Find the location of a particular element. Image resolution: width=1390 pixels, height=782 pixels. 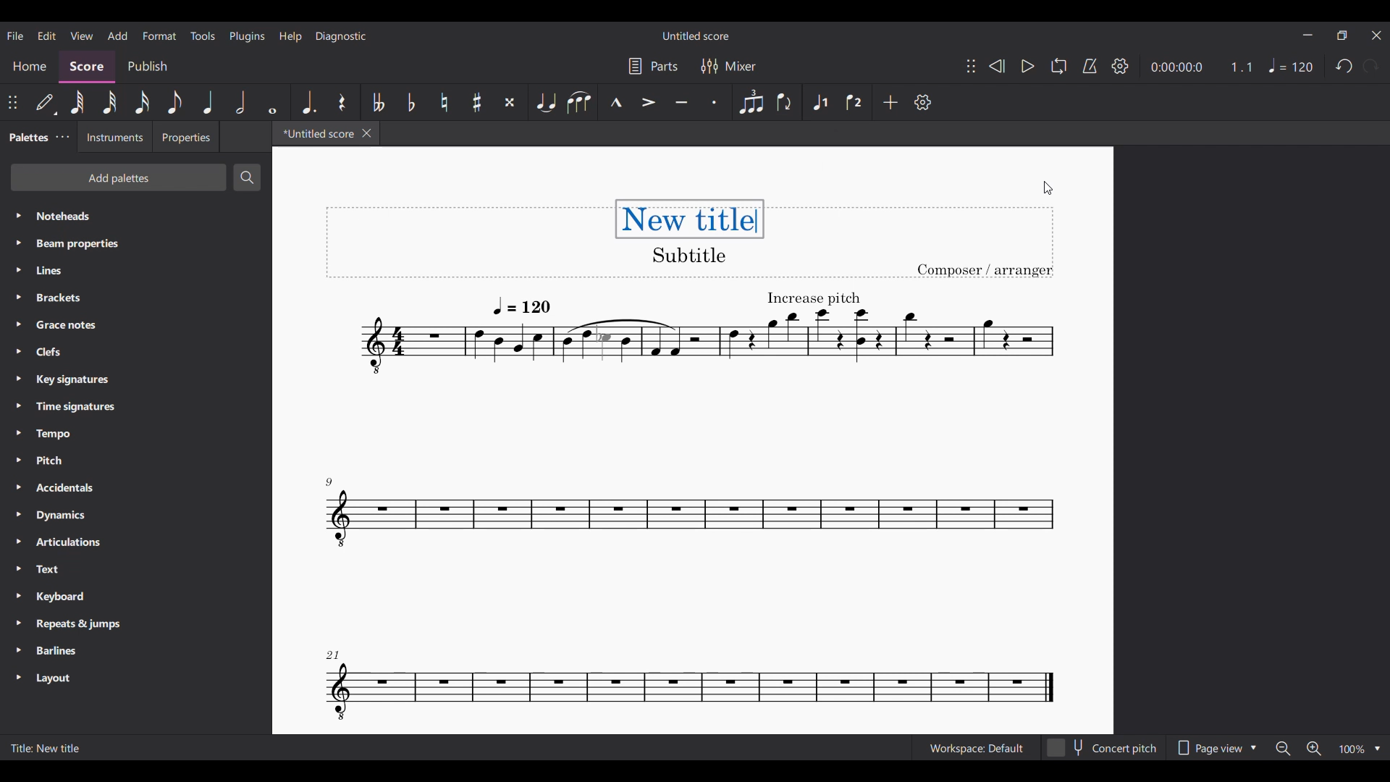

Clefs is located at coordinates (135, 352).